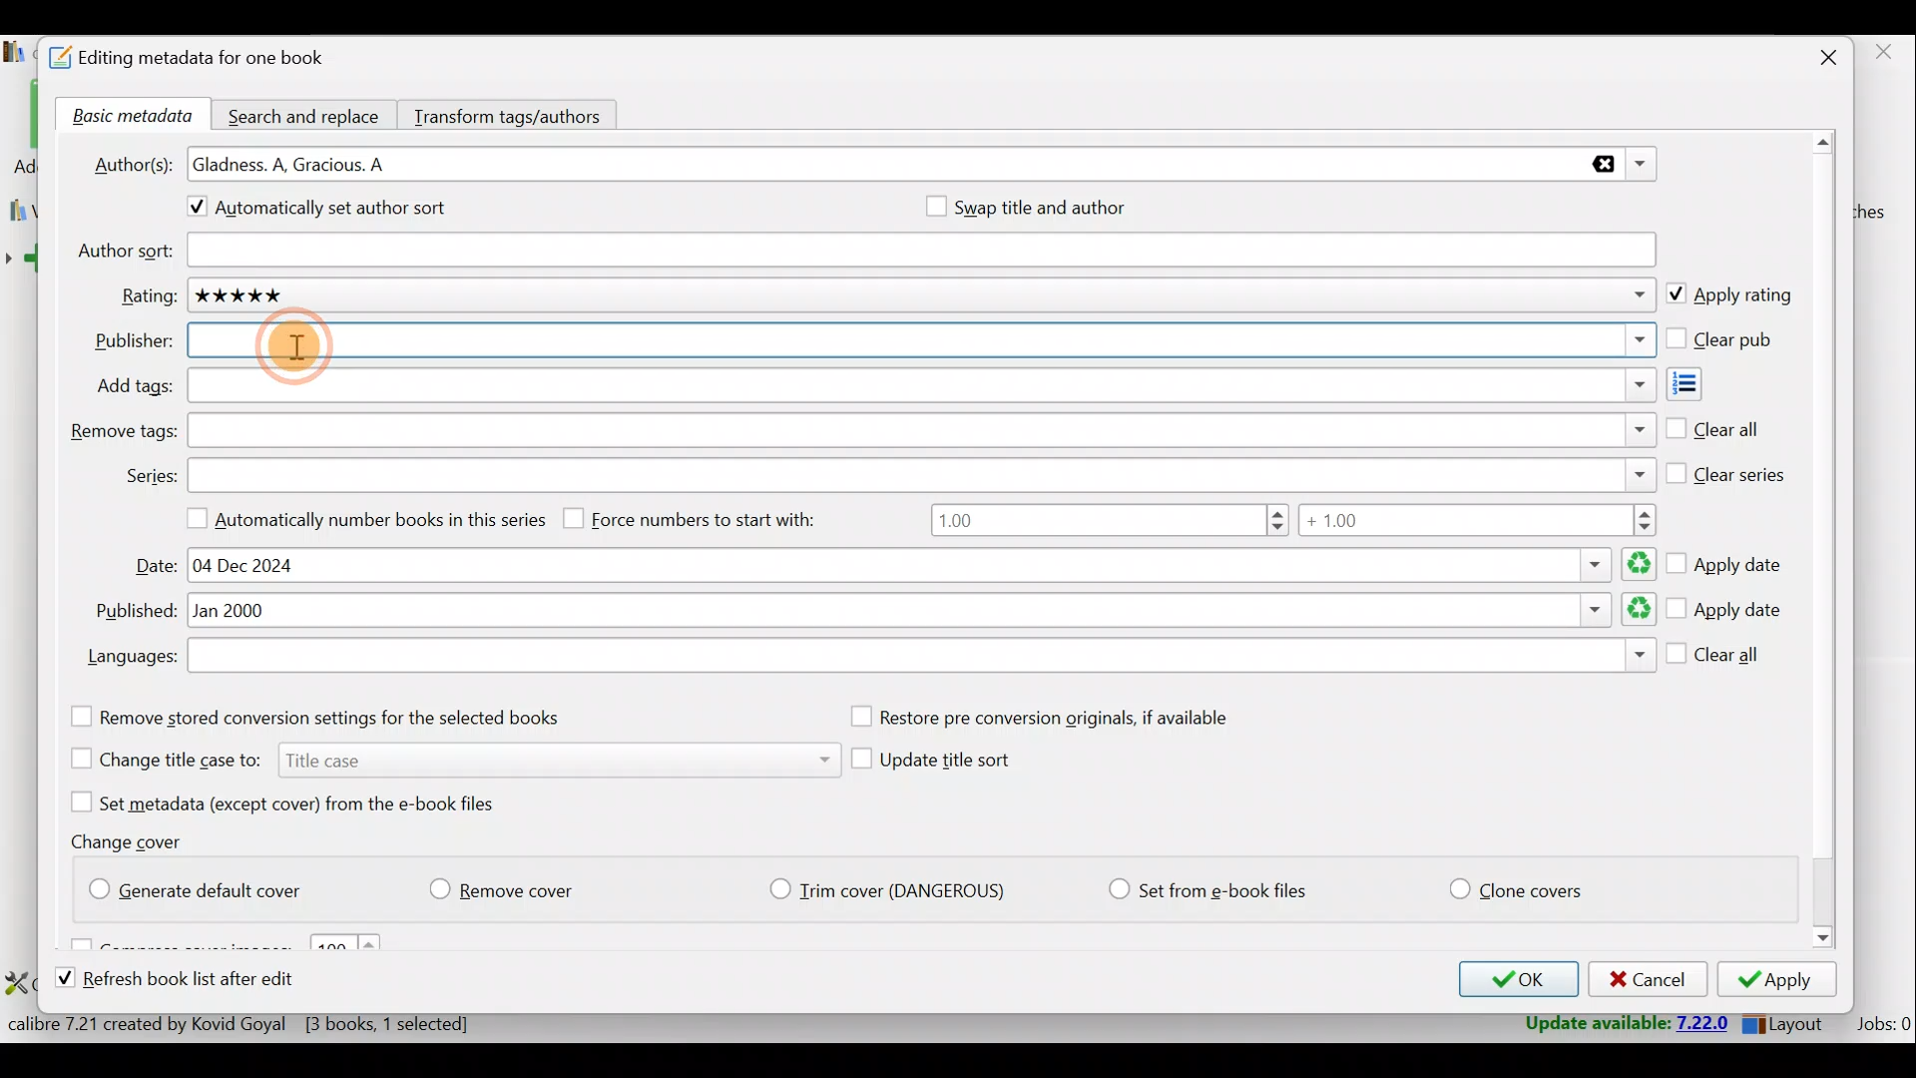  Describe the element at coordinates (1728, 296) in the screenshot. I see `Apply rating` at that location.